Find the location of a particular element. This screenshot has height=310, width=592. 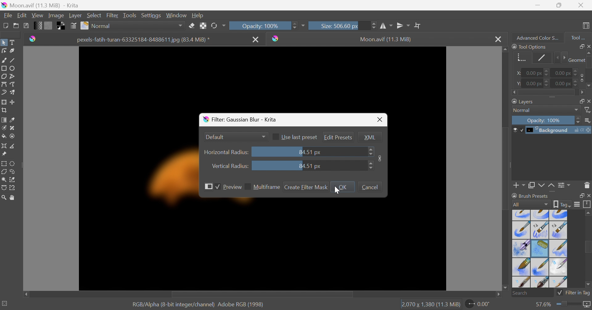

Open and existing document is located at coordinates (16, 26).